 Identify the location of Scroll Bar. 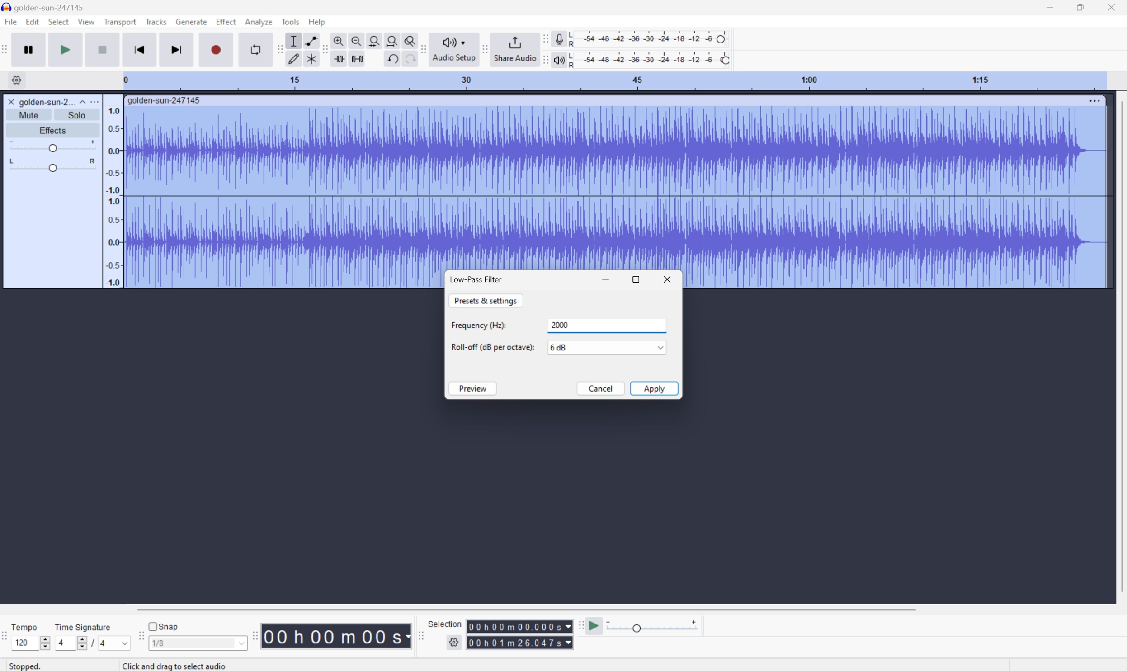
(1120, 347).